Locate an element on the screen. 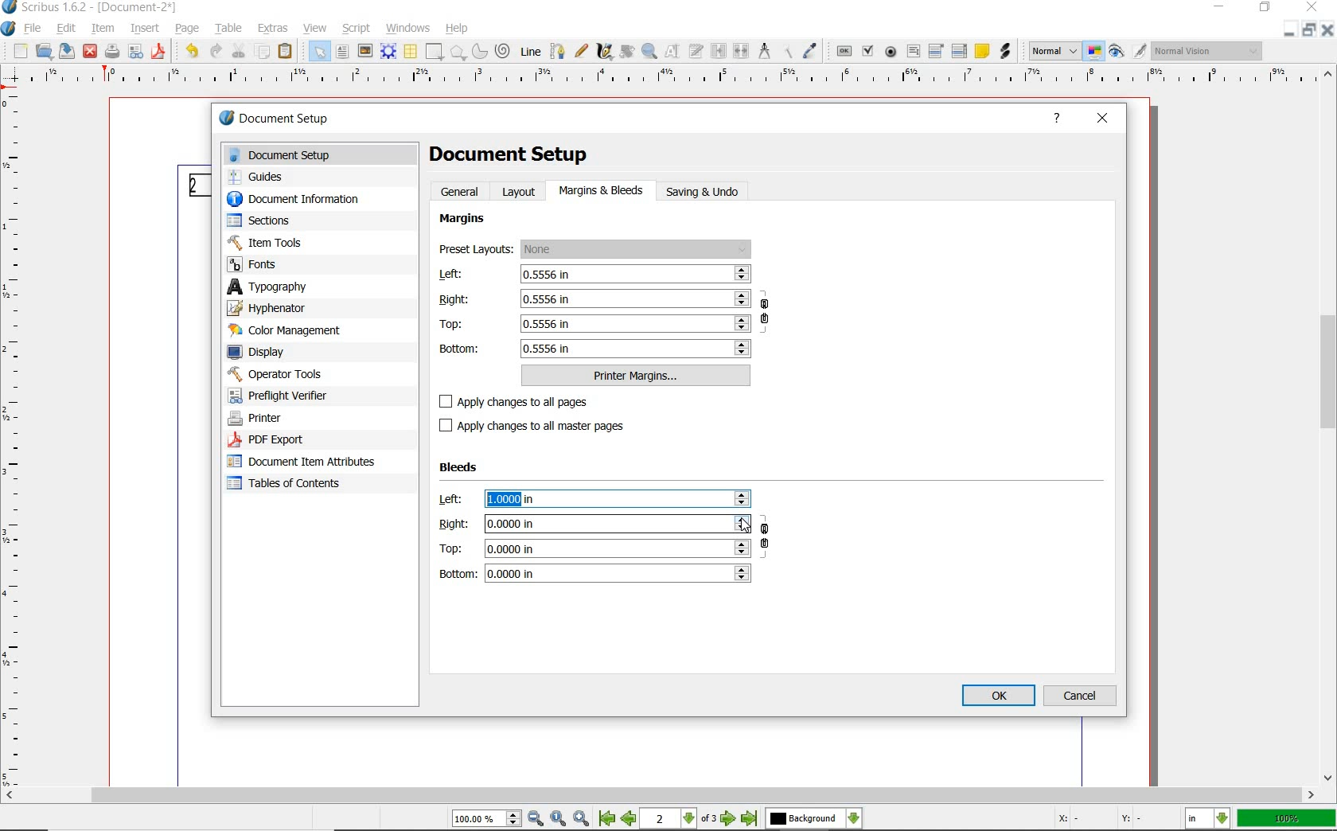 The image size is (1337, 831). select is located at coordinates (320, 55).